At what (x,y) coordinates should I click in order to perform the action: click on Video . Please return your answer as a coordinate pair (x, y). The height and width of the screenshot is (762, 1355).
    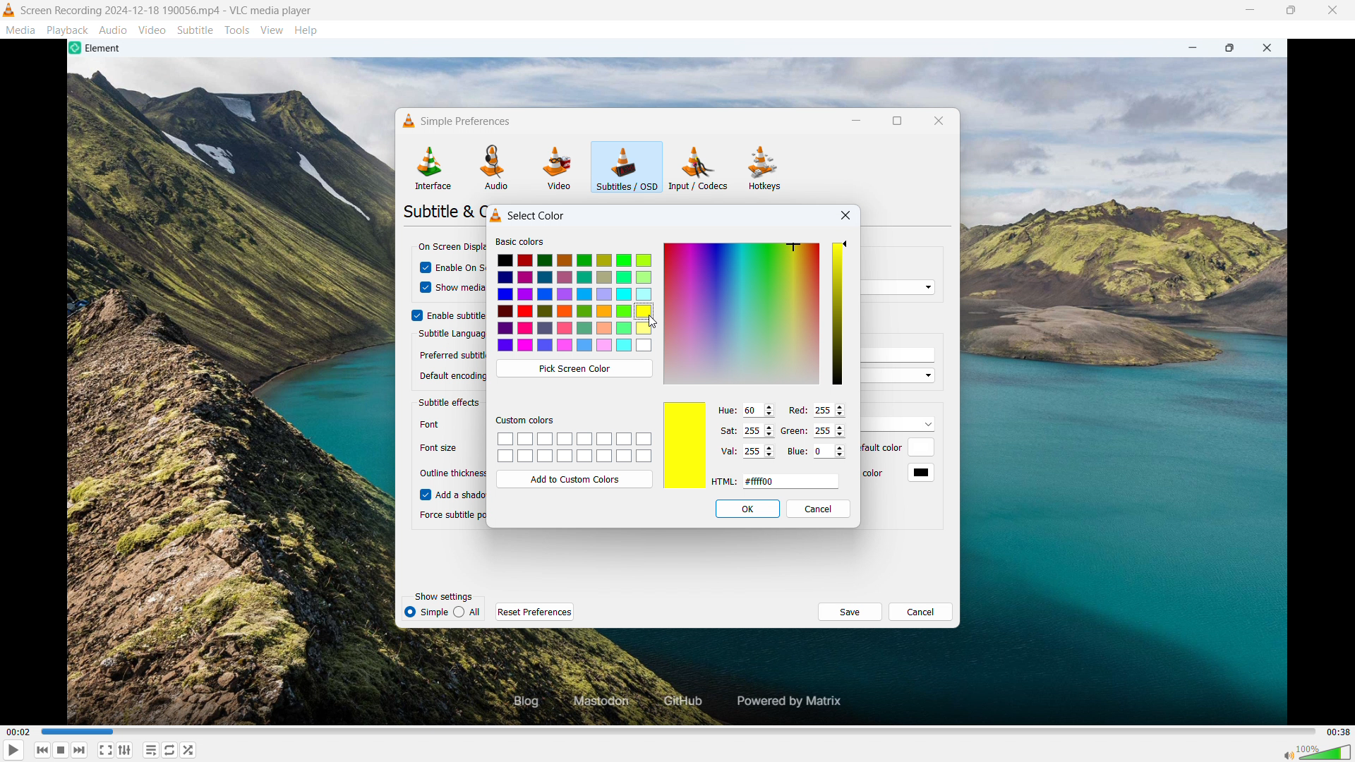
    Looking at the image, I should click on (558, 168).